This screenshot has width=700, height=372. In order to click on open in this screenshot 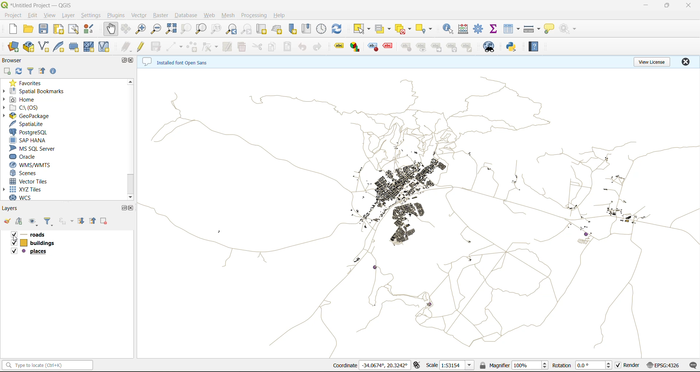, I will do `click(7, 221)`.